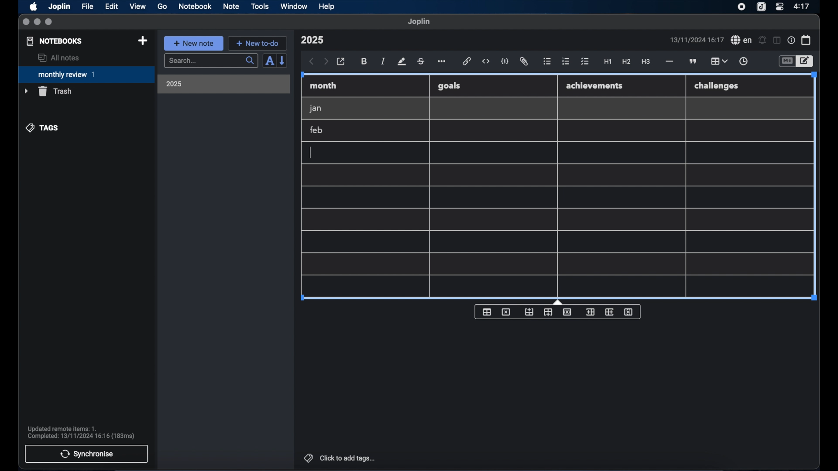 Image resolution: width=838 pixels, height=471 pixels. I want to click on set alarm, so click(762, 41).